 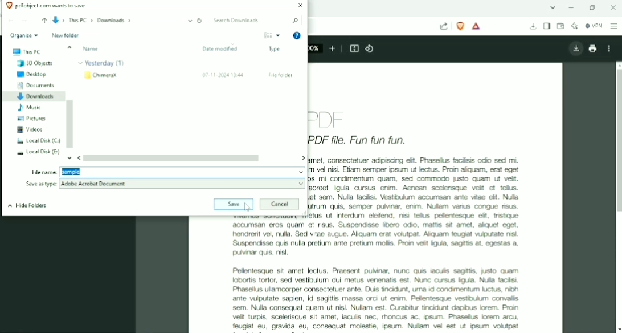 What do you see at coordinates (611, 48) in the screenshot?
I see `More actions` at bounding box center [611, 48].